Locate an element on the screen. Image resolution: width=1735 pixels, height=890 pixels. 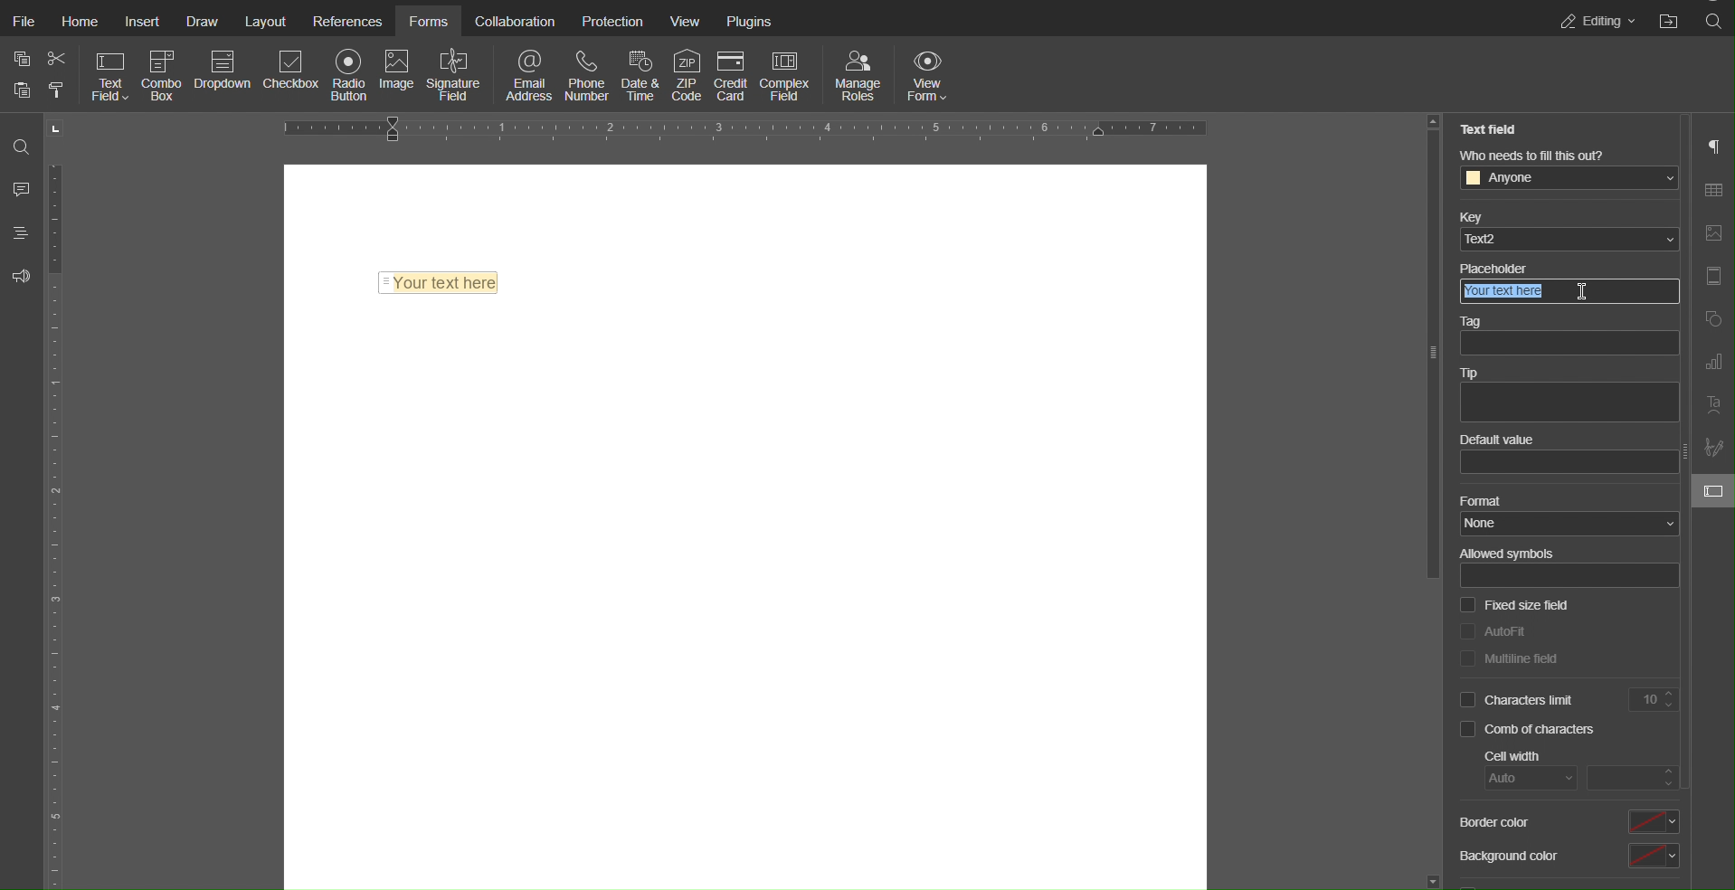
Shape Settings is located at coordinates (1711, 320).